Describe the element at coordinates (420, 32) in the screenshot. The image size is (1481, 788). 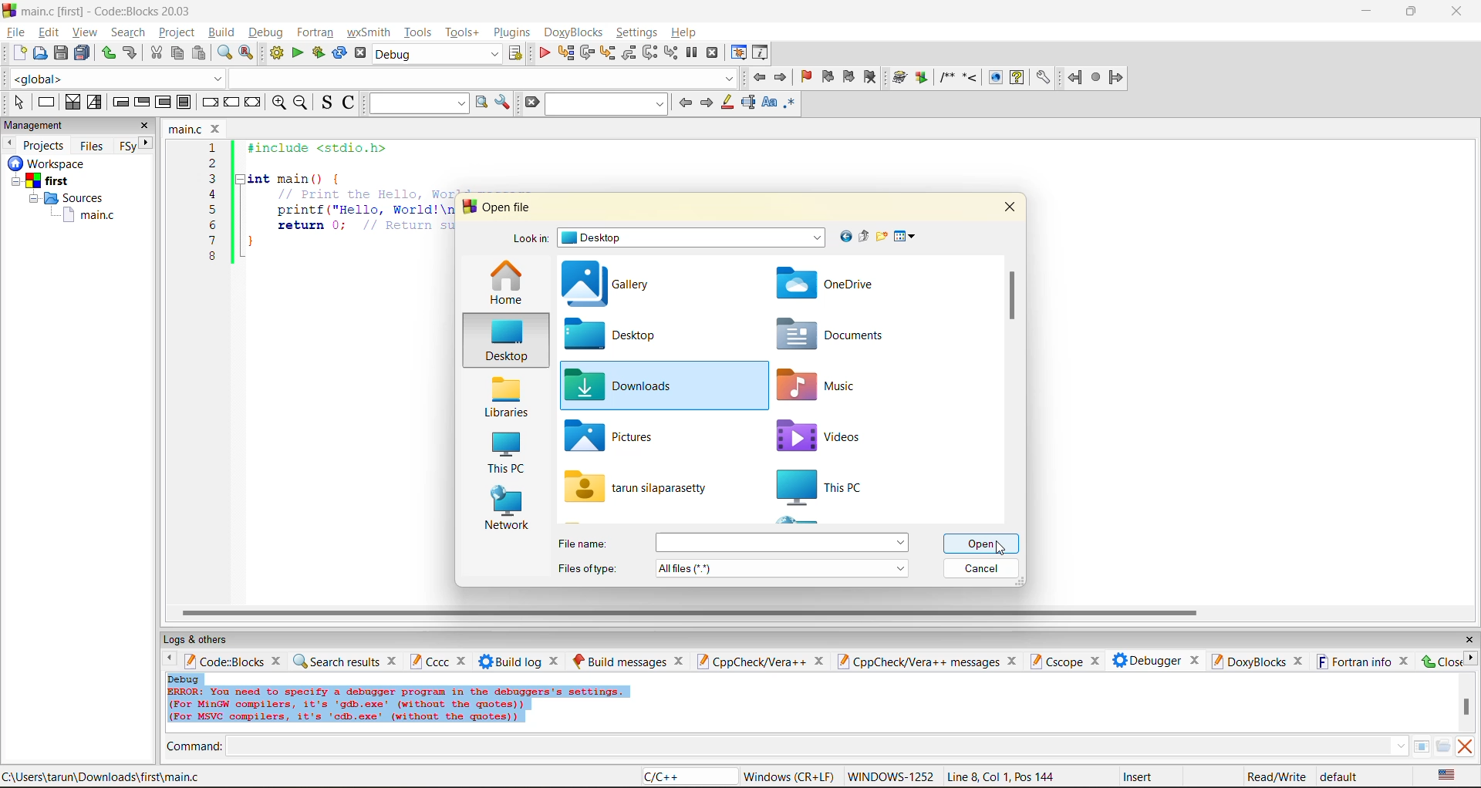
I see `tools` at that location.